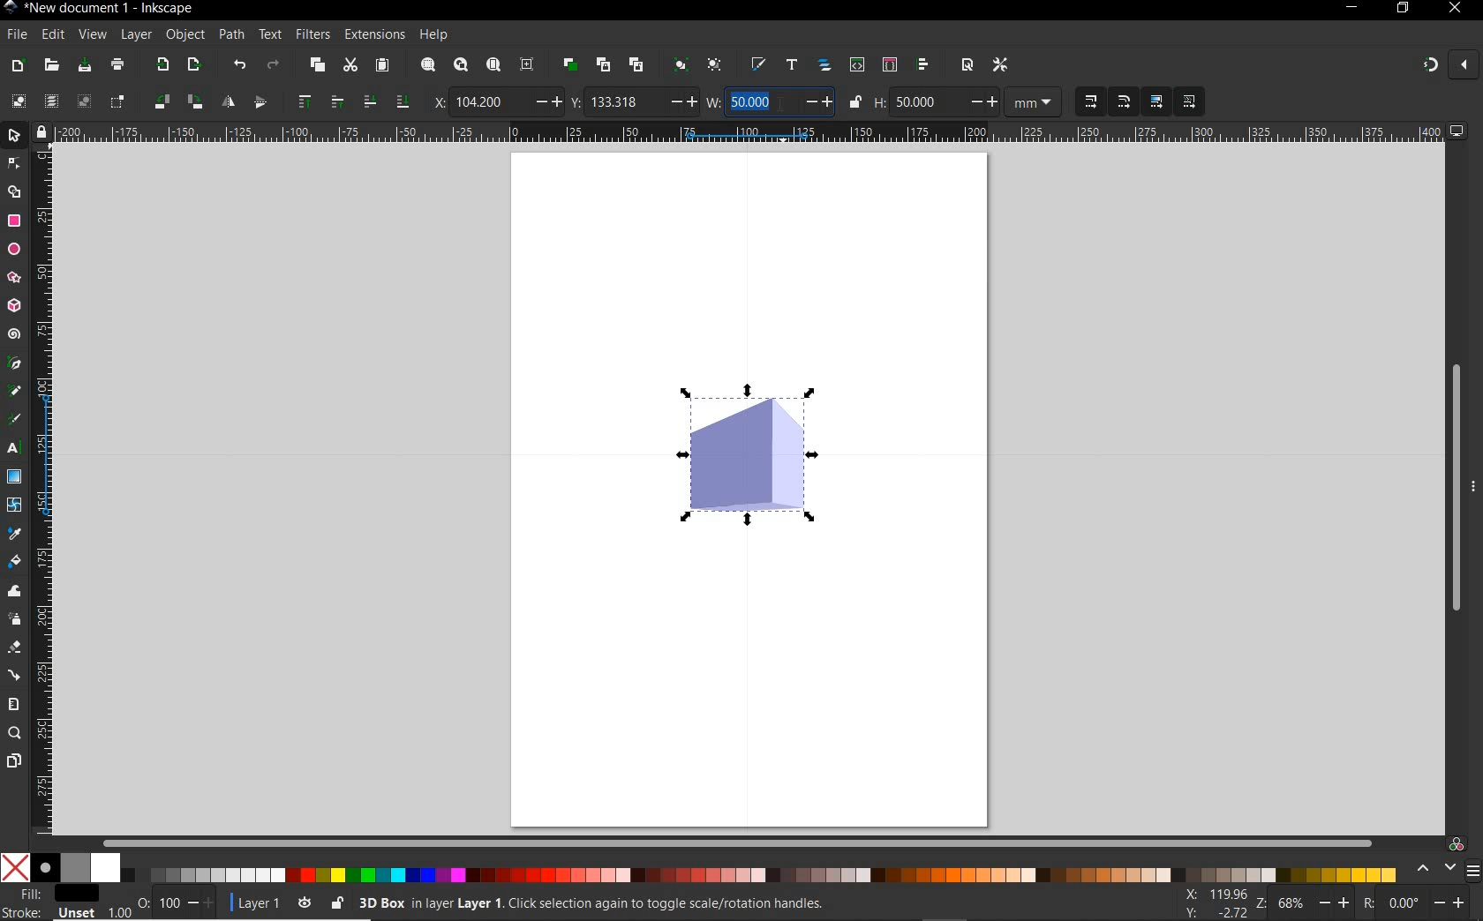 This screenshot has width=1483, height=921. Describe the element at coordinates (136, 35) in the screenshot. I see `layer` at that location.